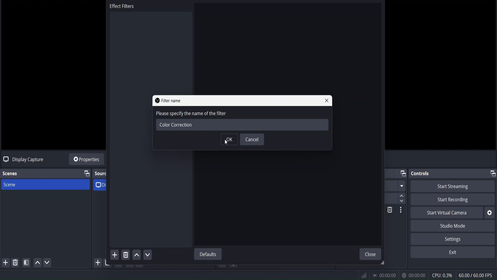 The width and height of the screenshot is (497, 280). What do you see at coordinates (421, 173) in the screenshot?
I see `controls` at bounding box center [421, 173].